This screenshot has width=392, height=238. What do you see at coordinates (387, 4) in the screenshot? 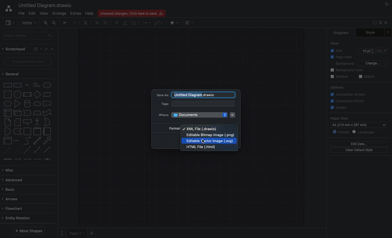
I see `Night mode` at bounding box center [387, 4].